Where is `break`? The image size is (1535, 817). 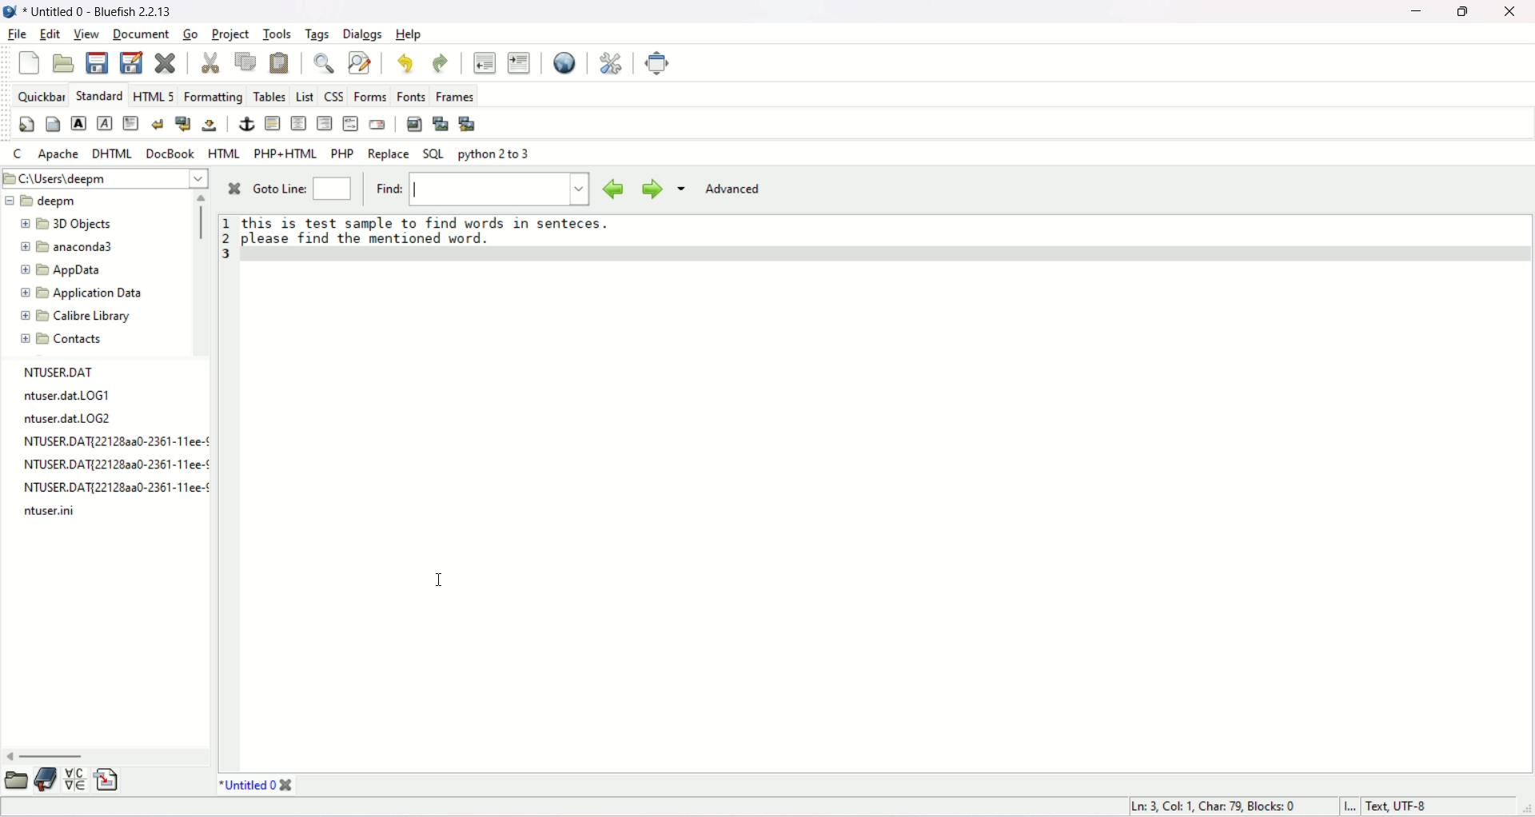 break is located at coordinates (160, 126).